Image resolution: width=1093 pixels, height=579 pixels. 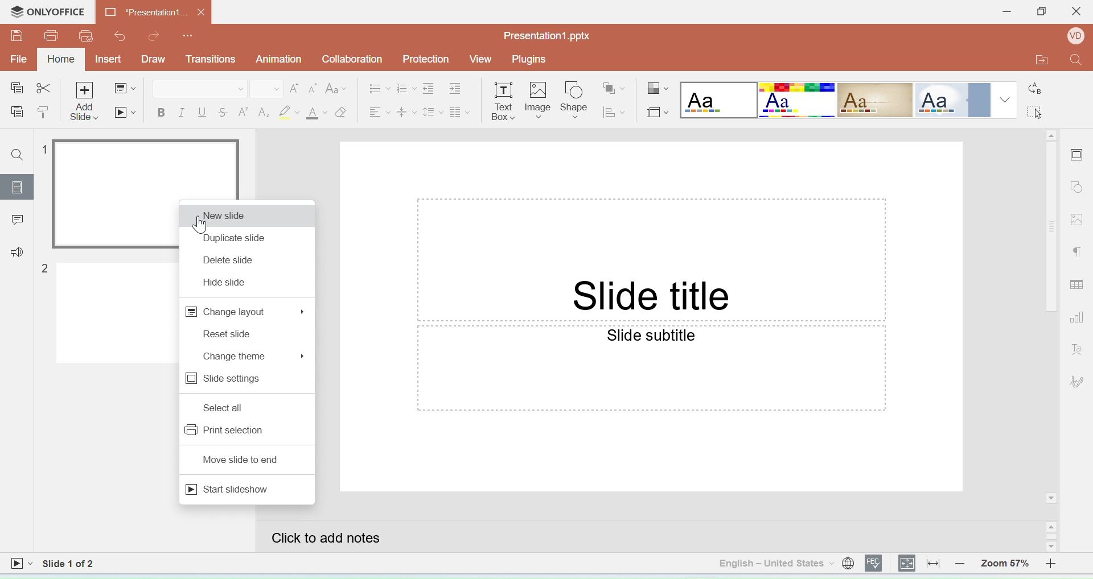 What do you see at coordinates (291, 113) in the screenshot?
I see `Highlight color` at bounding box center [291, 113].